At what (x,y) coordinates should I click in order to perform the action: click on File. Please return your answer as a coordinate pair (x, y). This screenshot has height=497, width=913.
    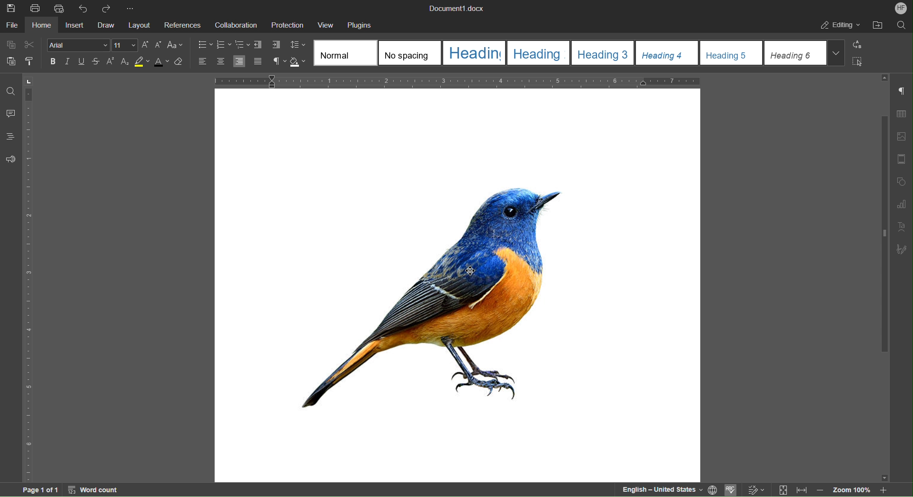
    Looking at the image, I should click on (13, 26).